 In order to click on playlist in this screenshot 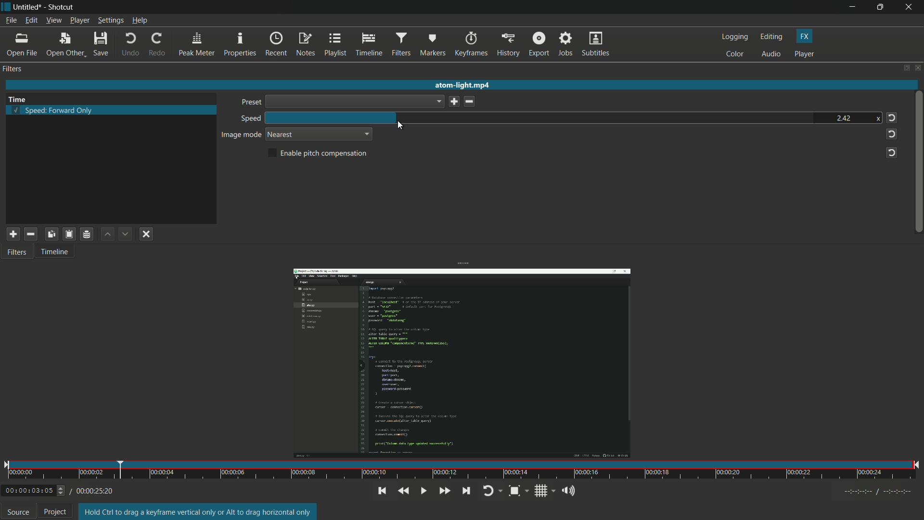, I will do `click(336, 45)`.